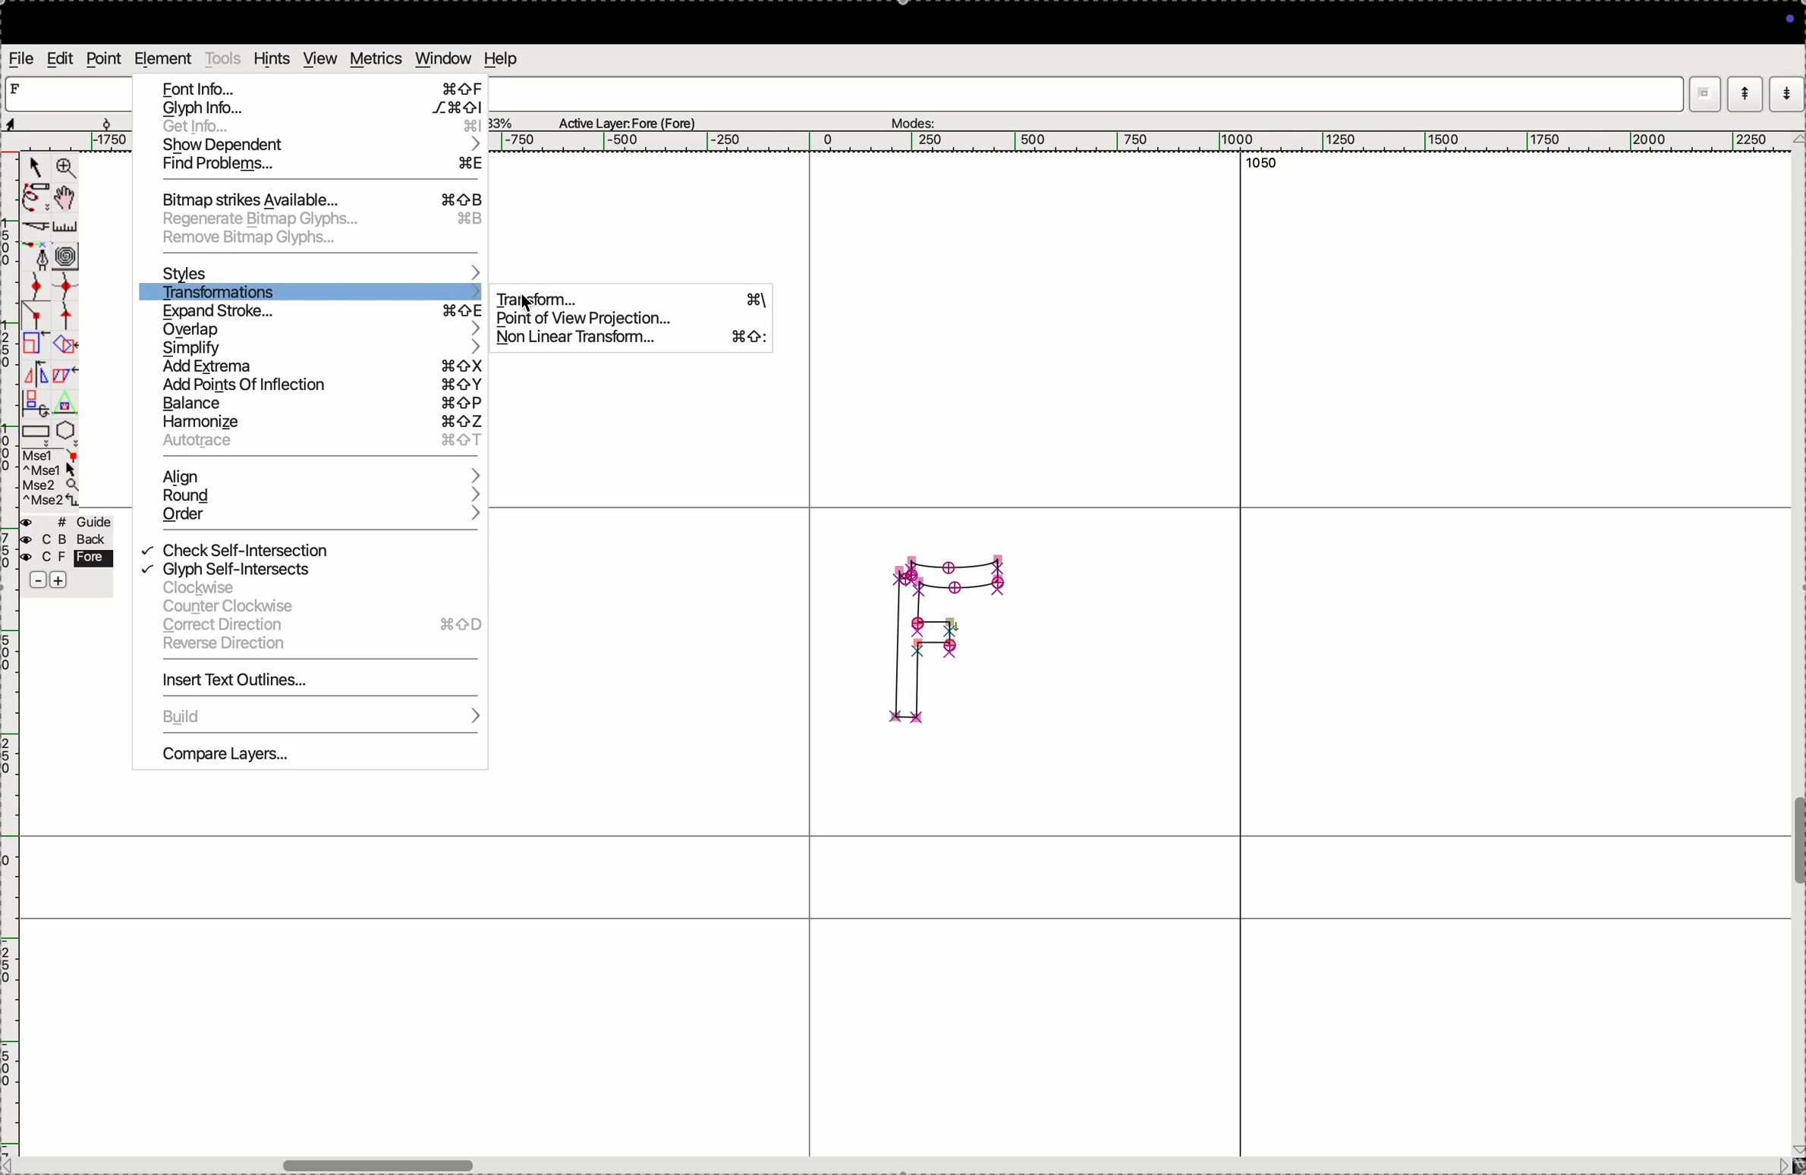 This screenshot has width=1806, height=1175. I want to click on mode up, so click(1743, 94).